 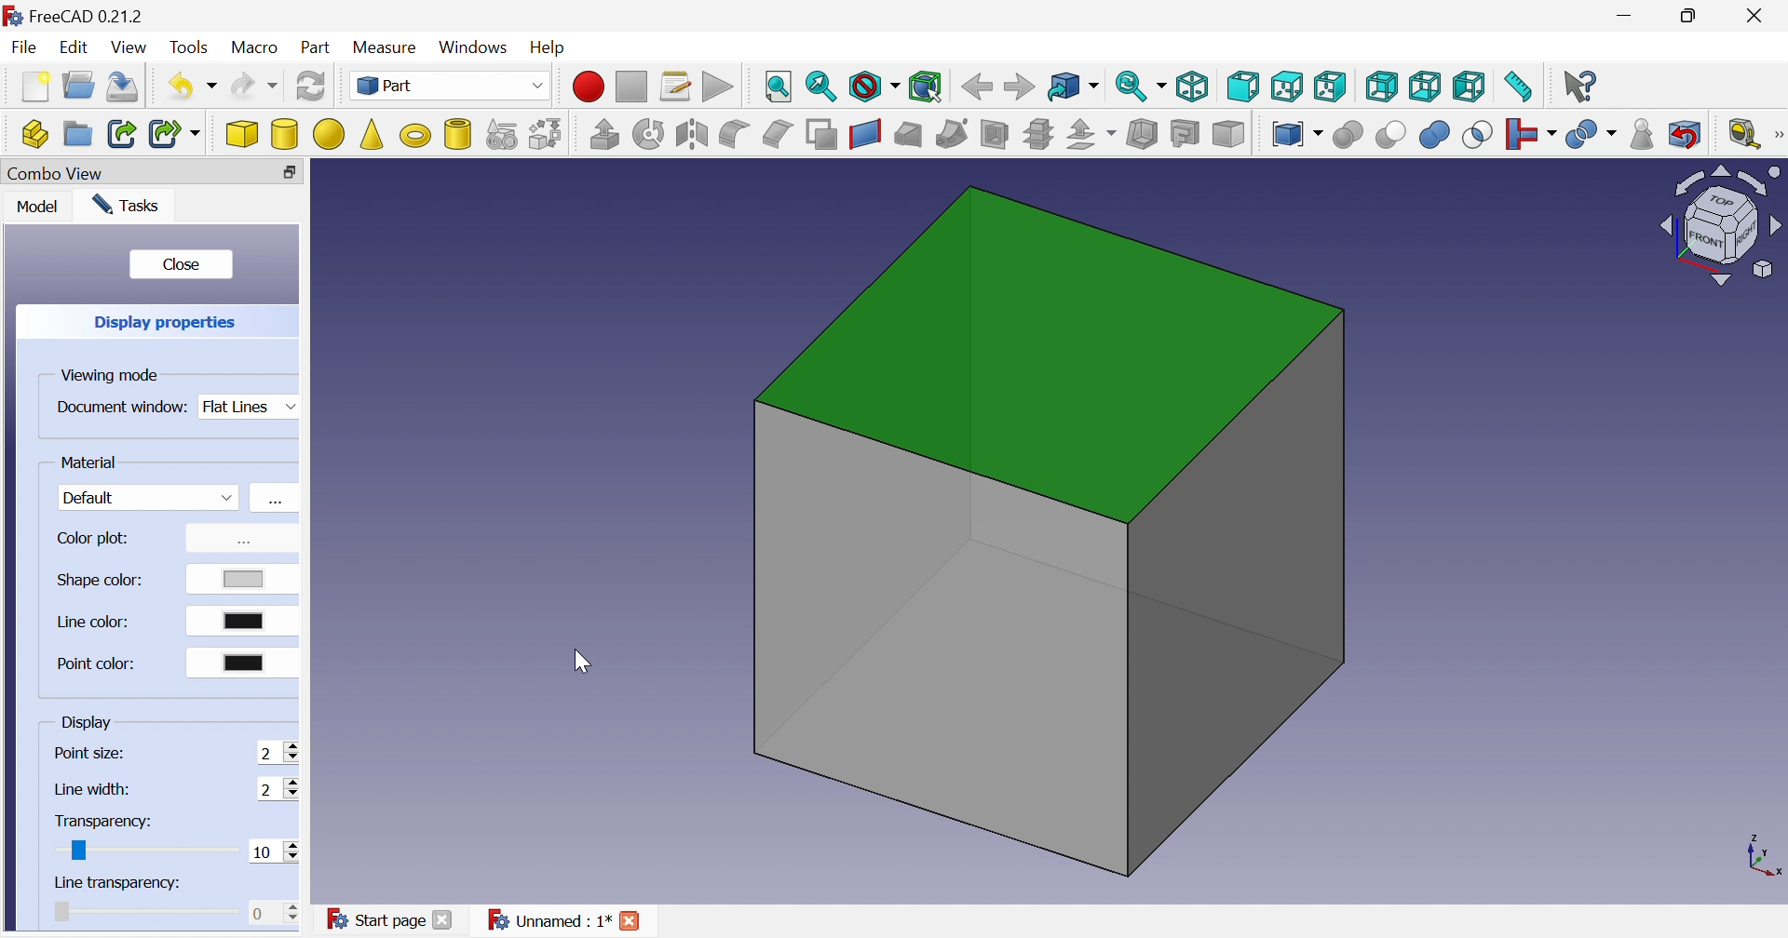 I want to click on Flat lines, so click(x=251, y=409).